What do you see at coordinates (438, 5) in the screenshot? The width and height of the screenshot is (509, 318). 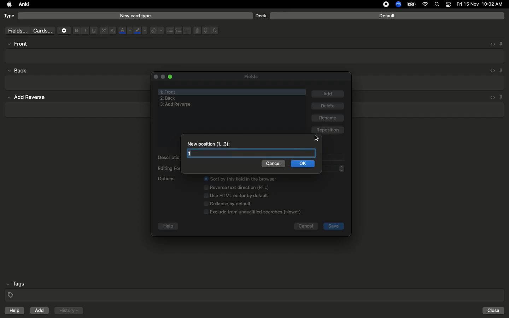 I see `Search` at bounding box center [438, 5].